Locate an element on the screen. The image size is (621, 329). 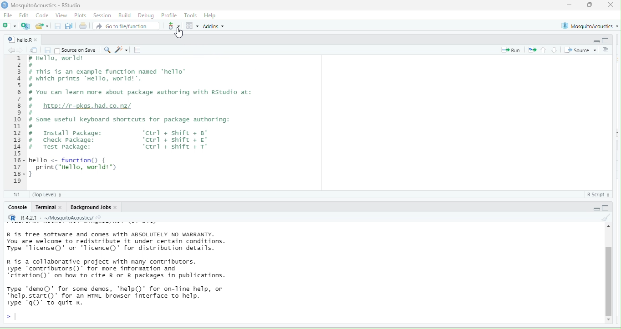
R Script  is located at coordinates (600, 194).